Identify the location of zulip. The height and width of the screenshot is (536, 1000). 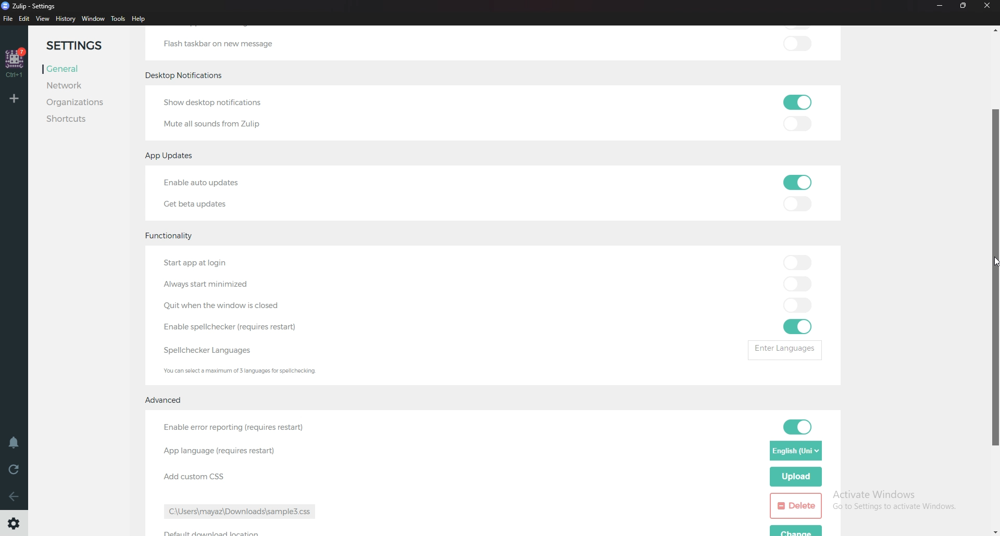
(28, 5).